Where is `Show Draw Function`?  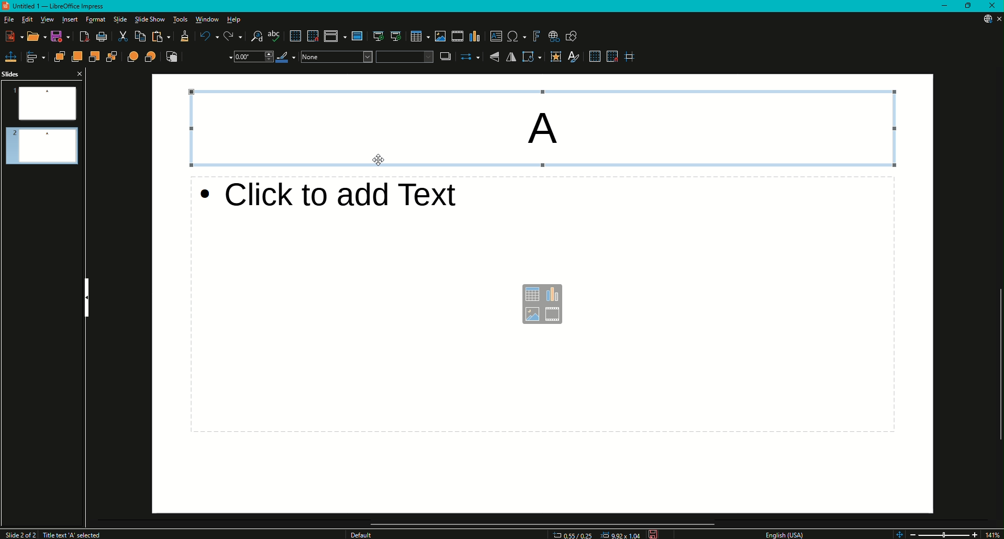 Show Draw Function is located at coordinates (553, 36).